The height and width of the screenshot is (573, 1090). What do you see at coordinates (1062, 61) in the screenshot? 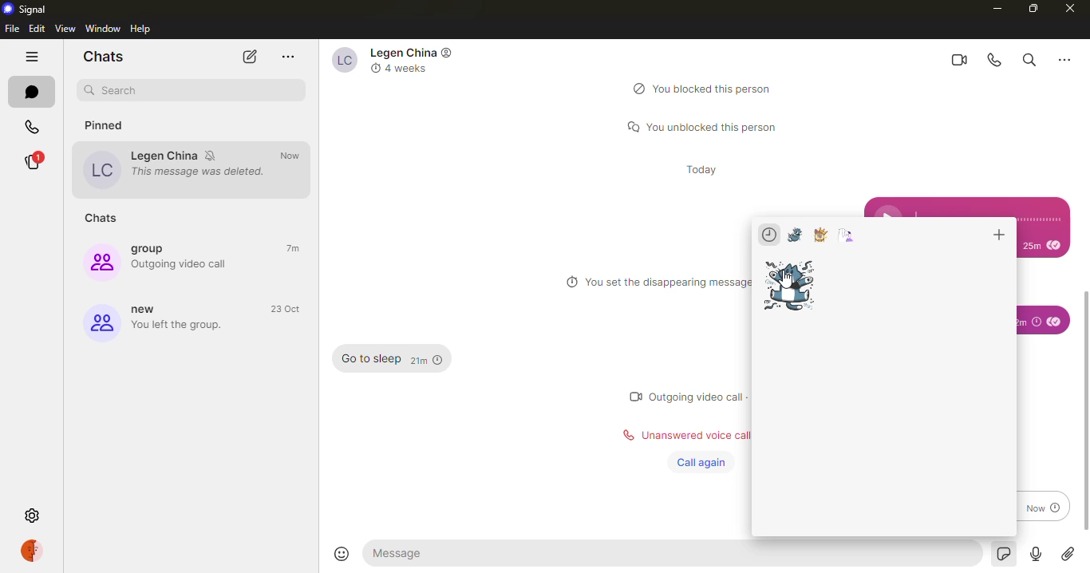
I see `` at bounding box center [1062, 61].